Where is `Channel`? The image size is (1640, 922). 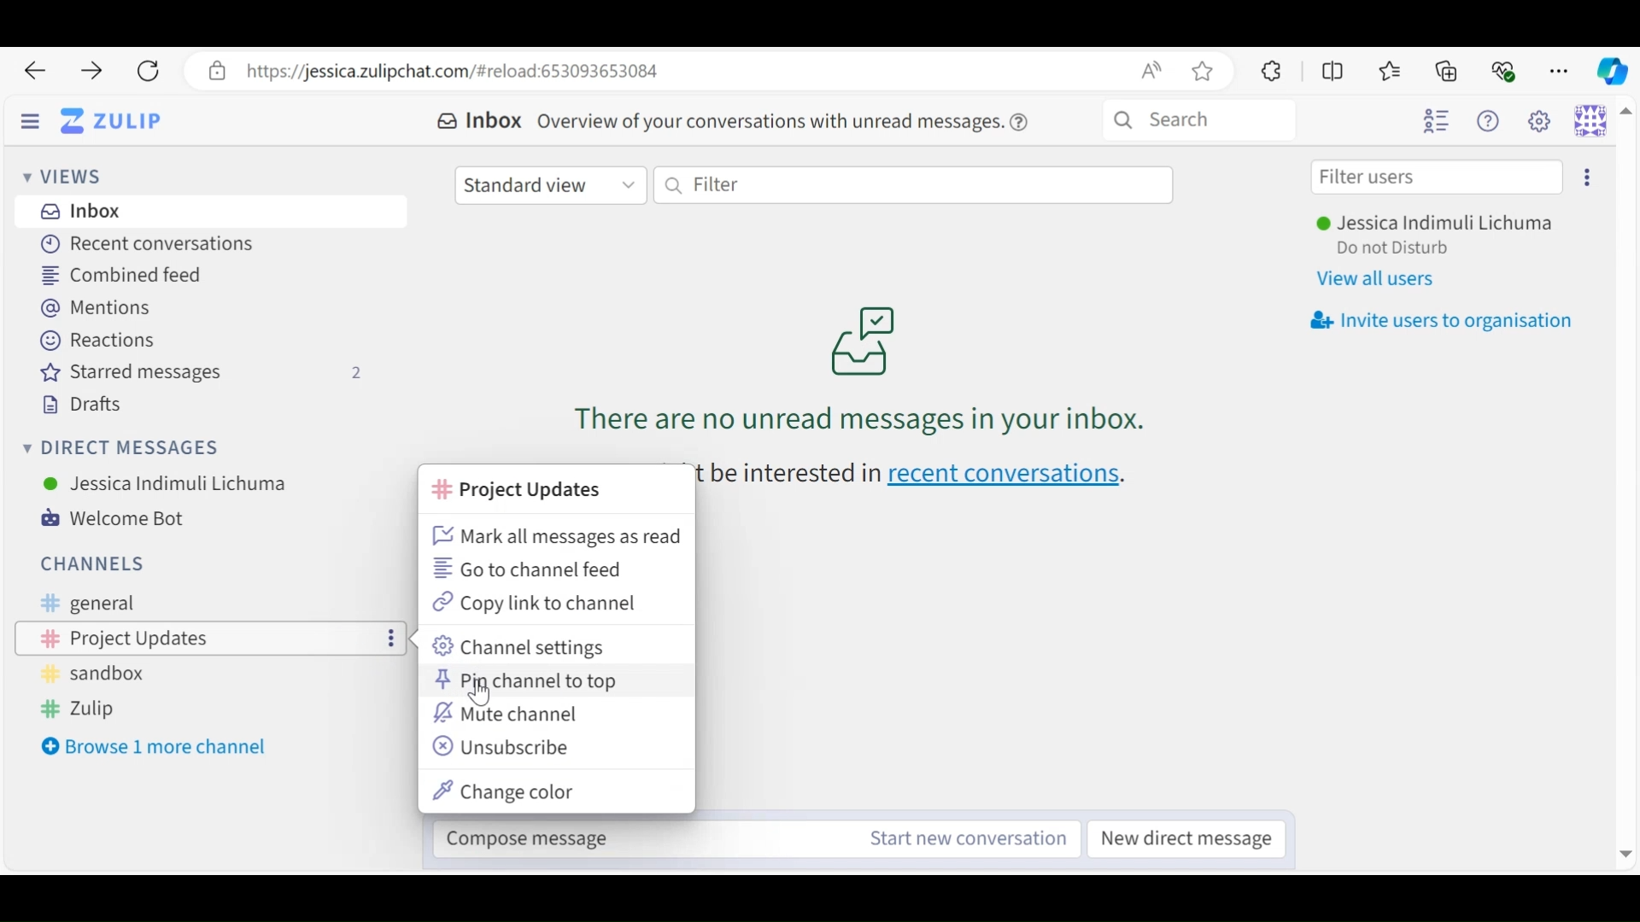
Channel is located at coordinates (204, 709).